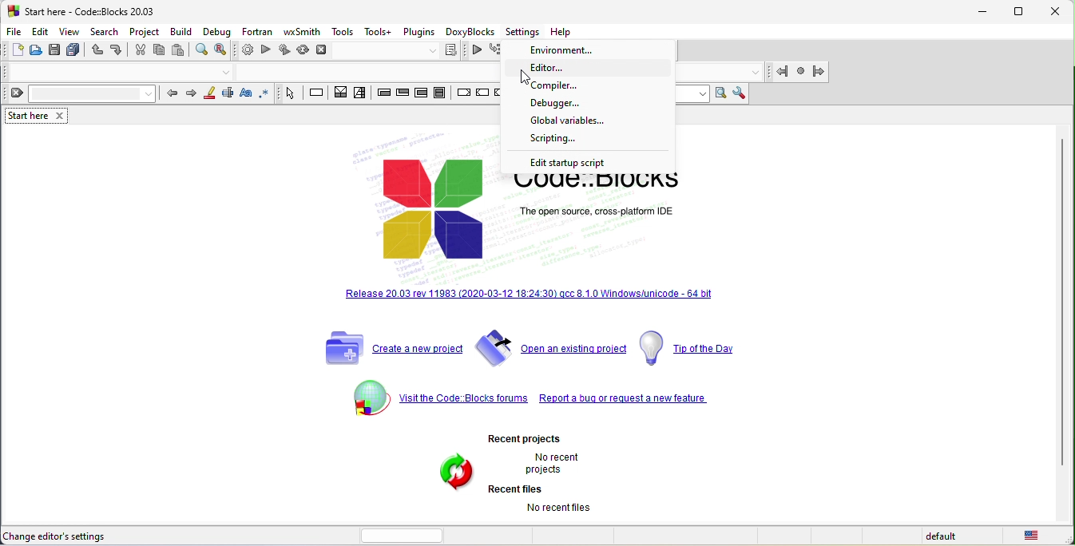 This screenshot has width=1075, height=546. I want to click on continue, so click(480, 53).